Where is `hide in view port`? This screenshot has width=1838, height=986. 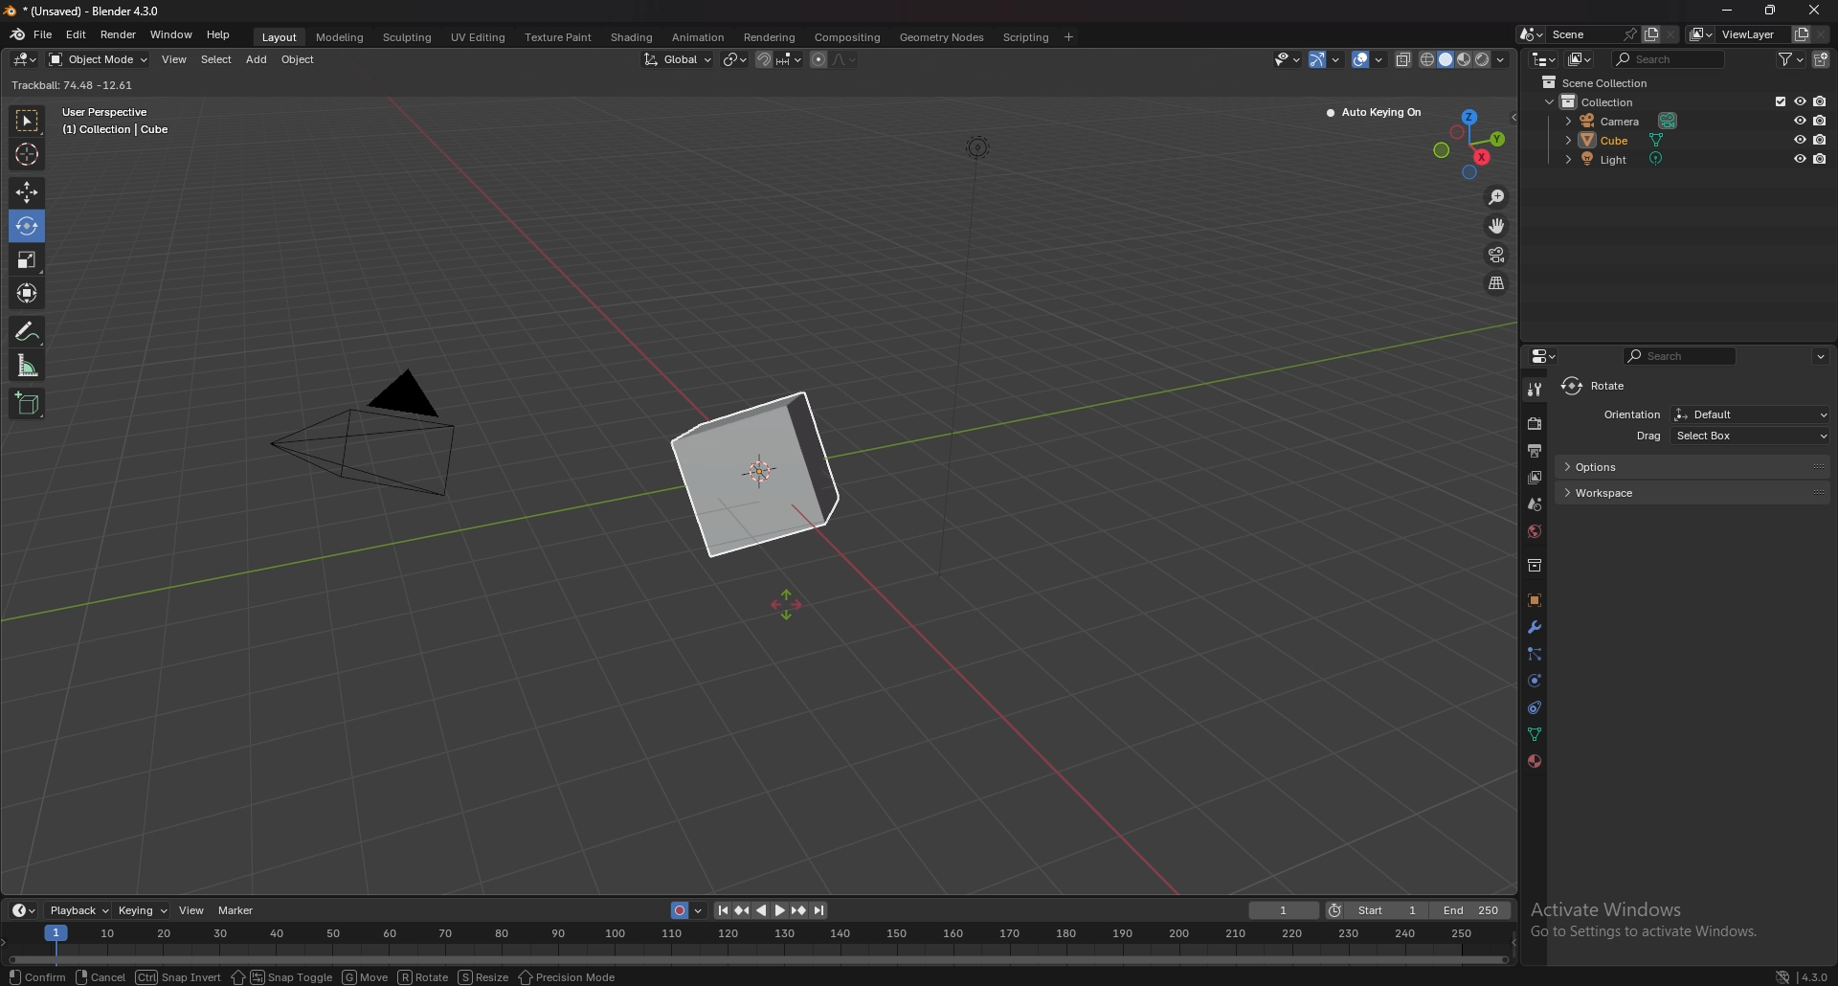
hide in view port is located at coordinates (1802, 139).